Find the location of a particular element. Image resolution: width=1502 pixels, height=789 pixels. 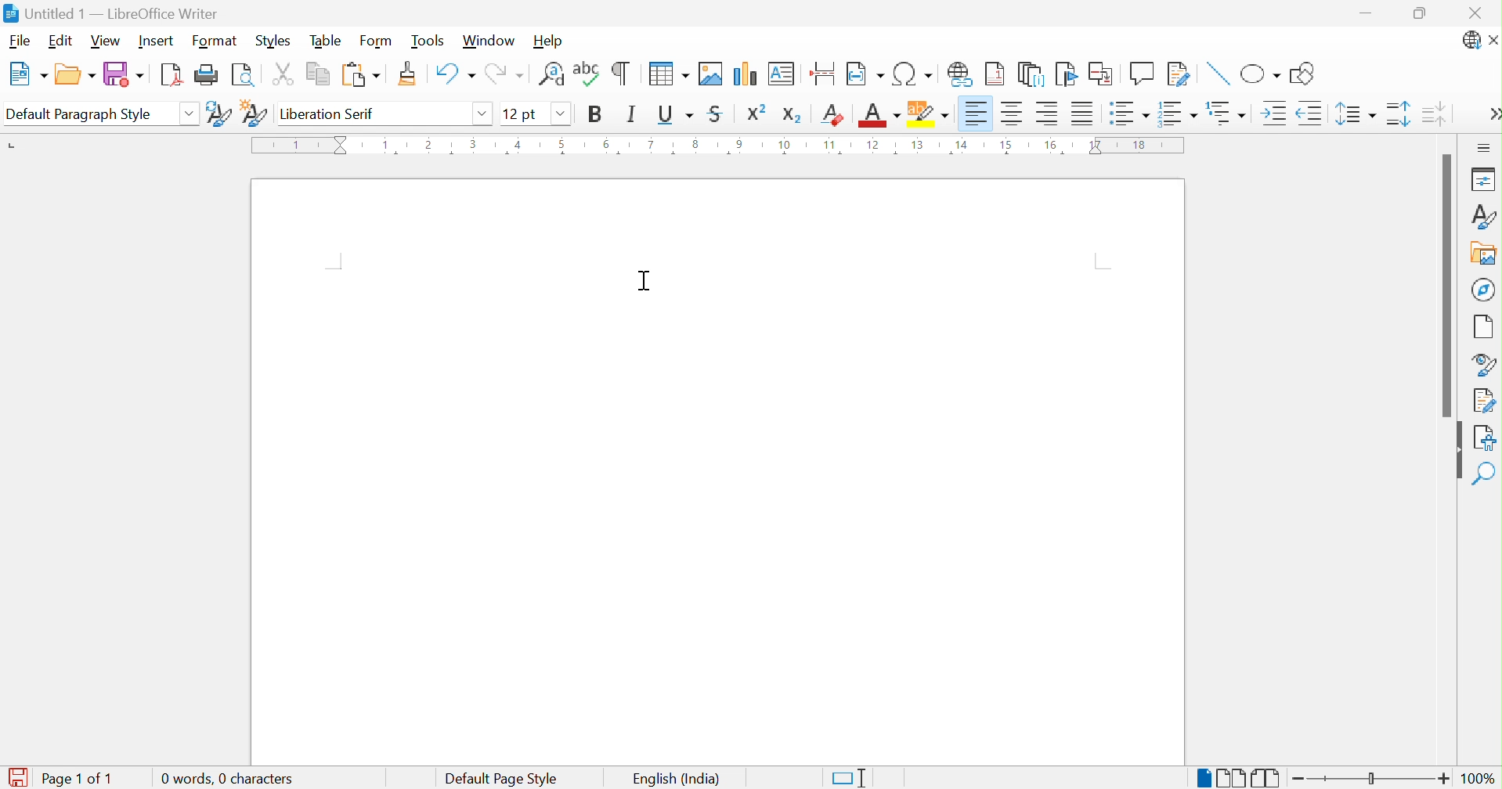

Subscript is located at coordinates (794, 117).